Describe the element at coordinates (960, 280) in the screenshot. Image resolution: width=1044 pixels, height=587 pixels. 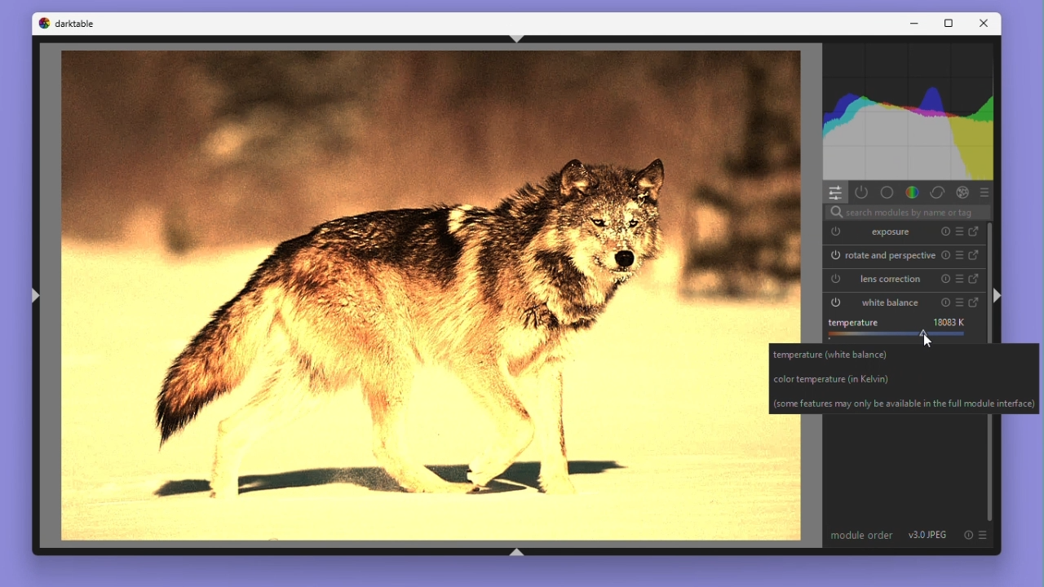
I see `Preset` at that location.